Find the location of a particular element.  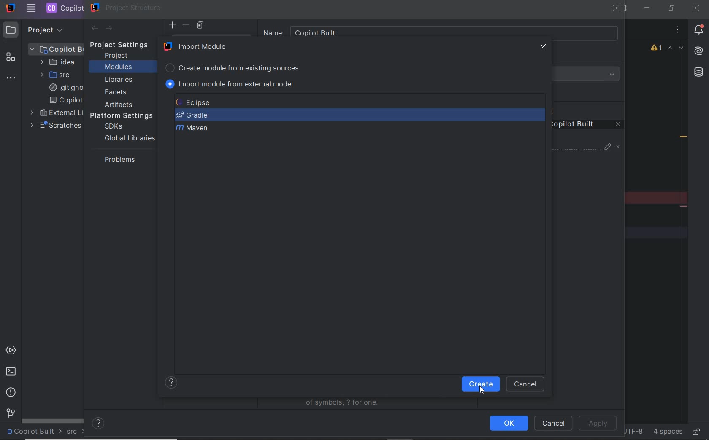

problems is located at coordinates (11, 392).